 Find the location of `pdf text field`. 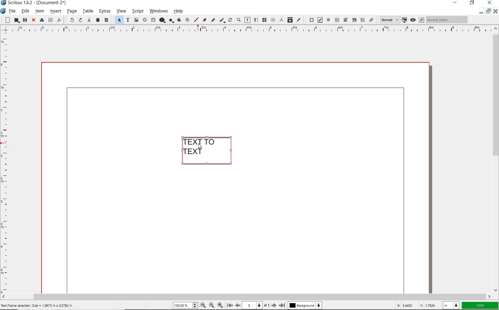

pdf text field is located at coordinates (337, 20).